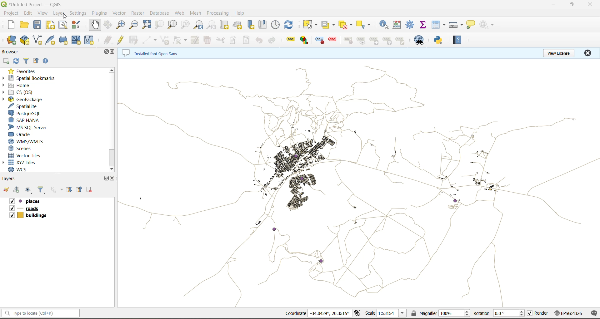  I want to click on save edits, so click(133, 40).